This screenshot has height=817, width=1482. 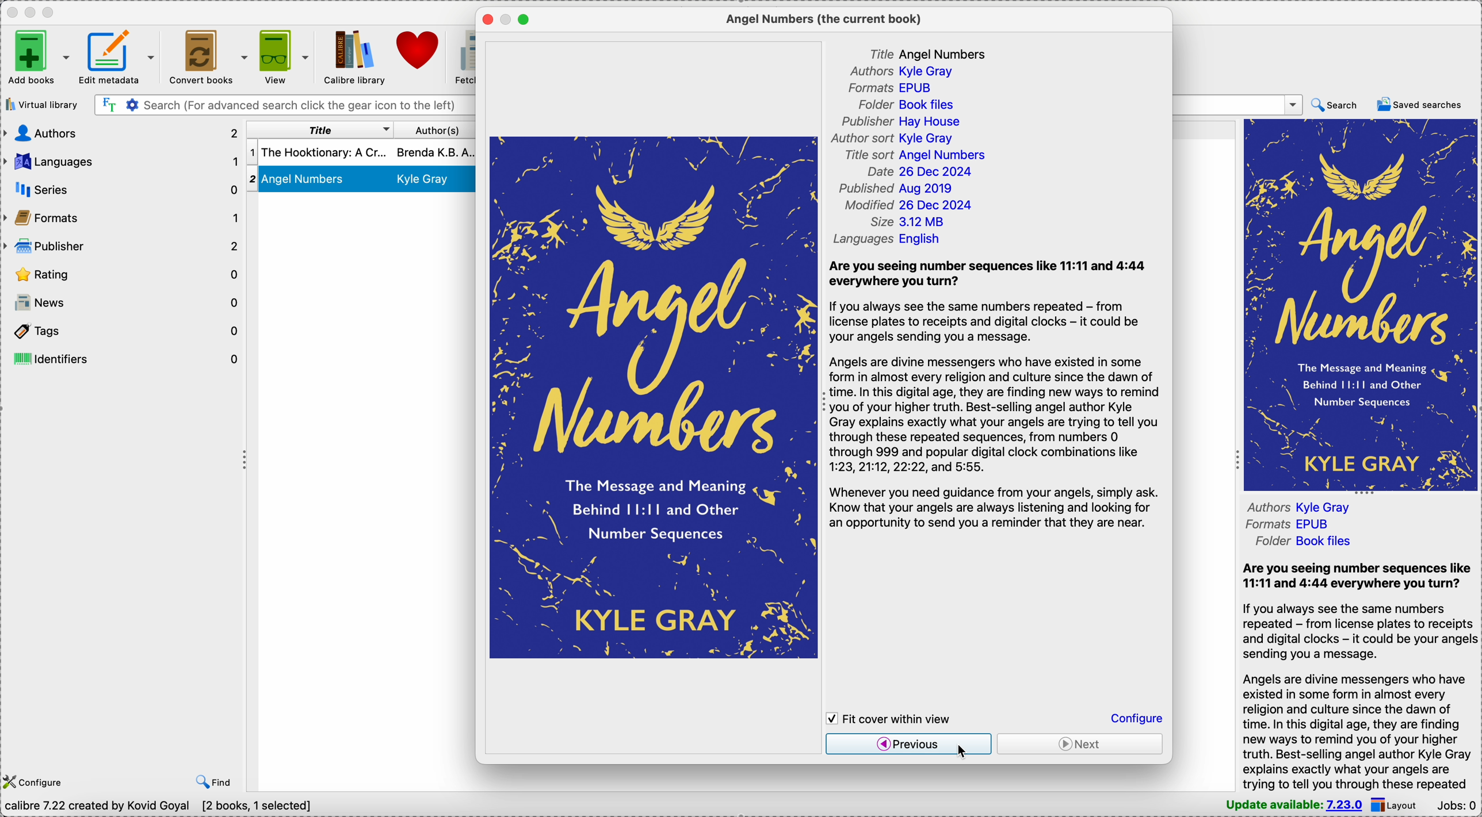 I want to click on data, so click(x=155, y=808).